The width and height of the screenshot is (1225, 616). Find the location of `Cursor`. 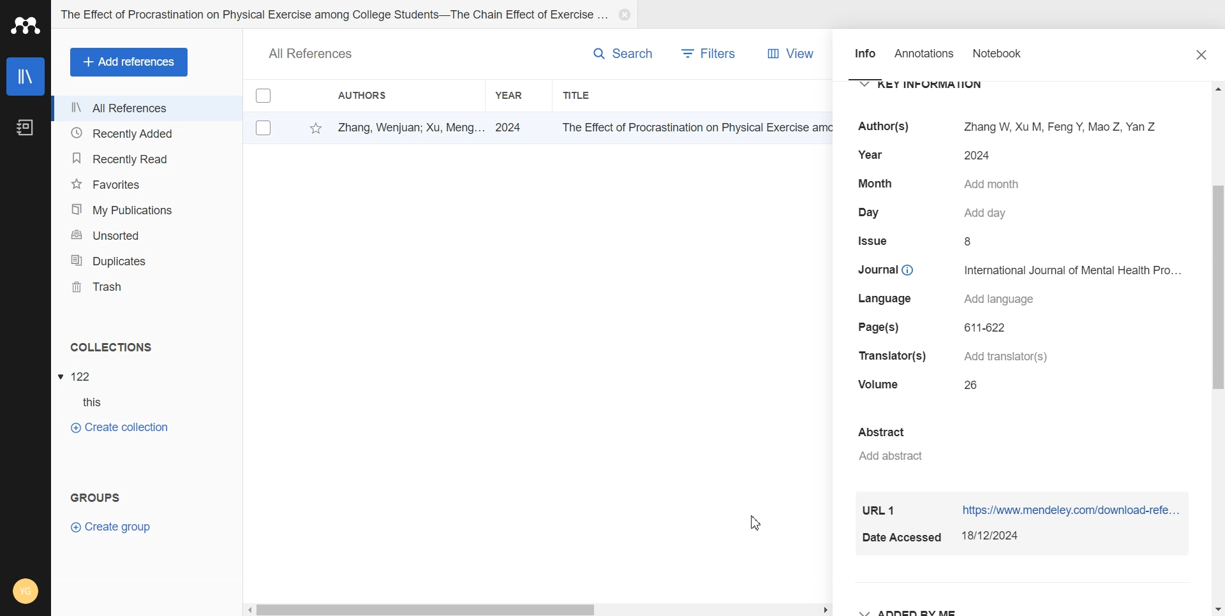

Cursor is located at coordinates (756, 522).